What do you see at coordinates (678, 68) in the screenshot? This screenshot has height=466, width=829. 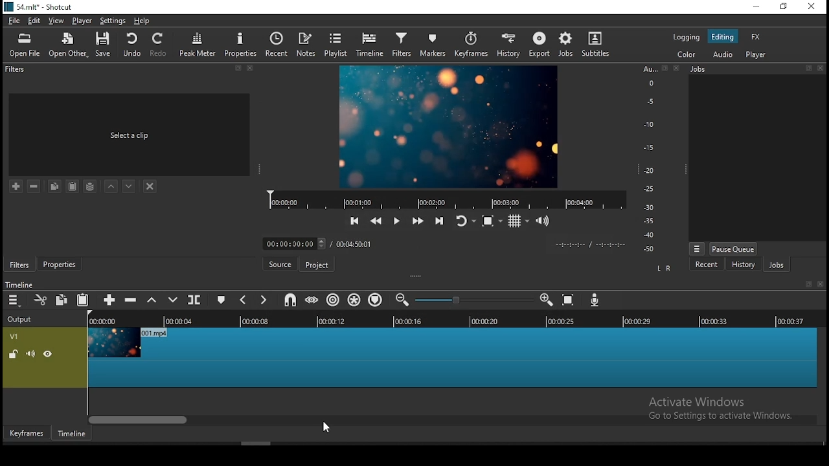 I see `close` at bounding box center [678, 68].